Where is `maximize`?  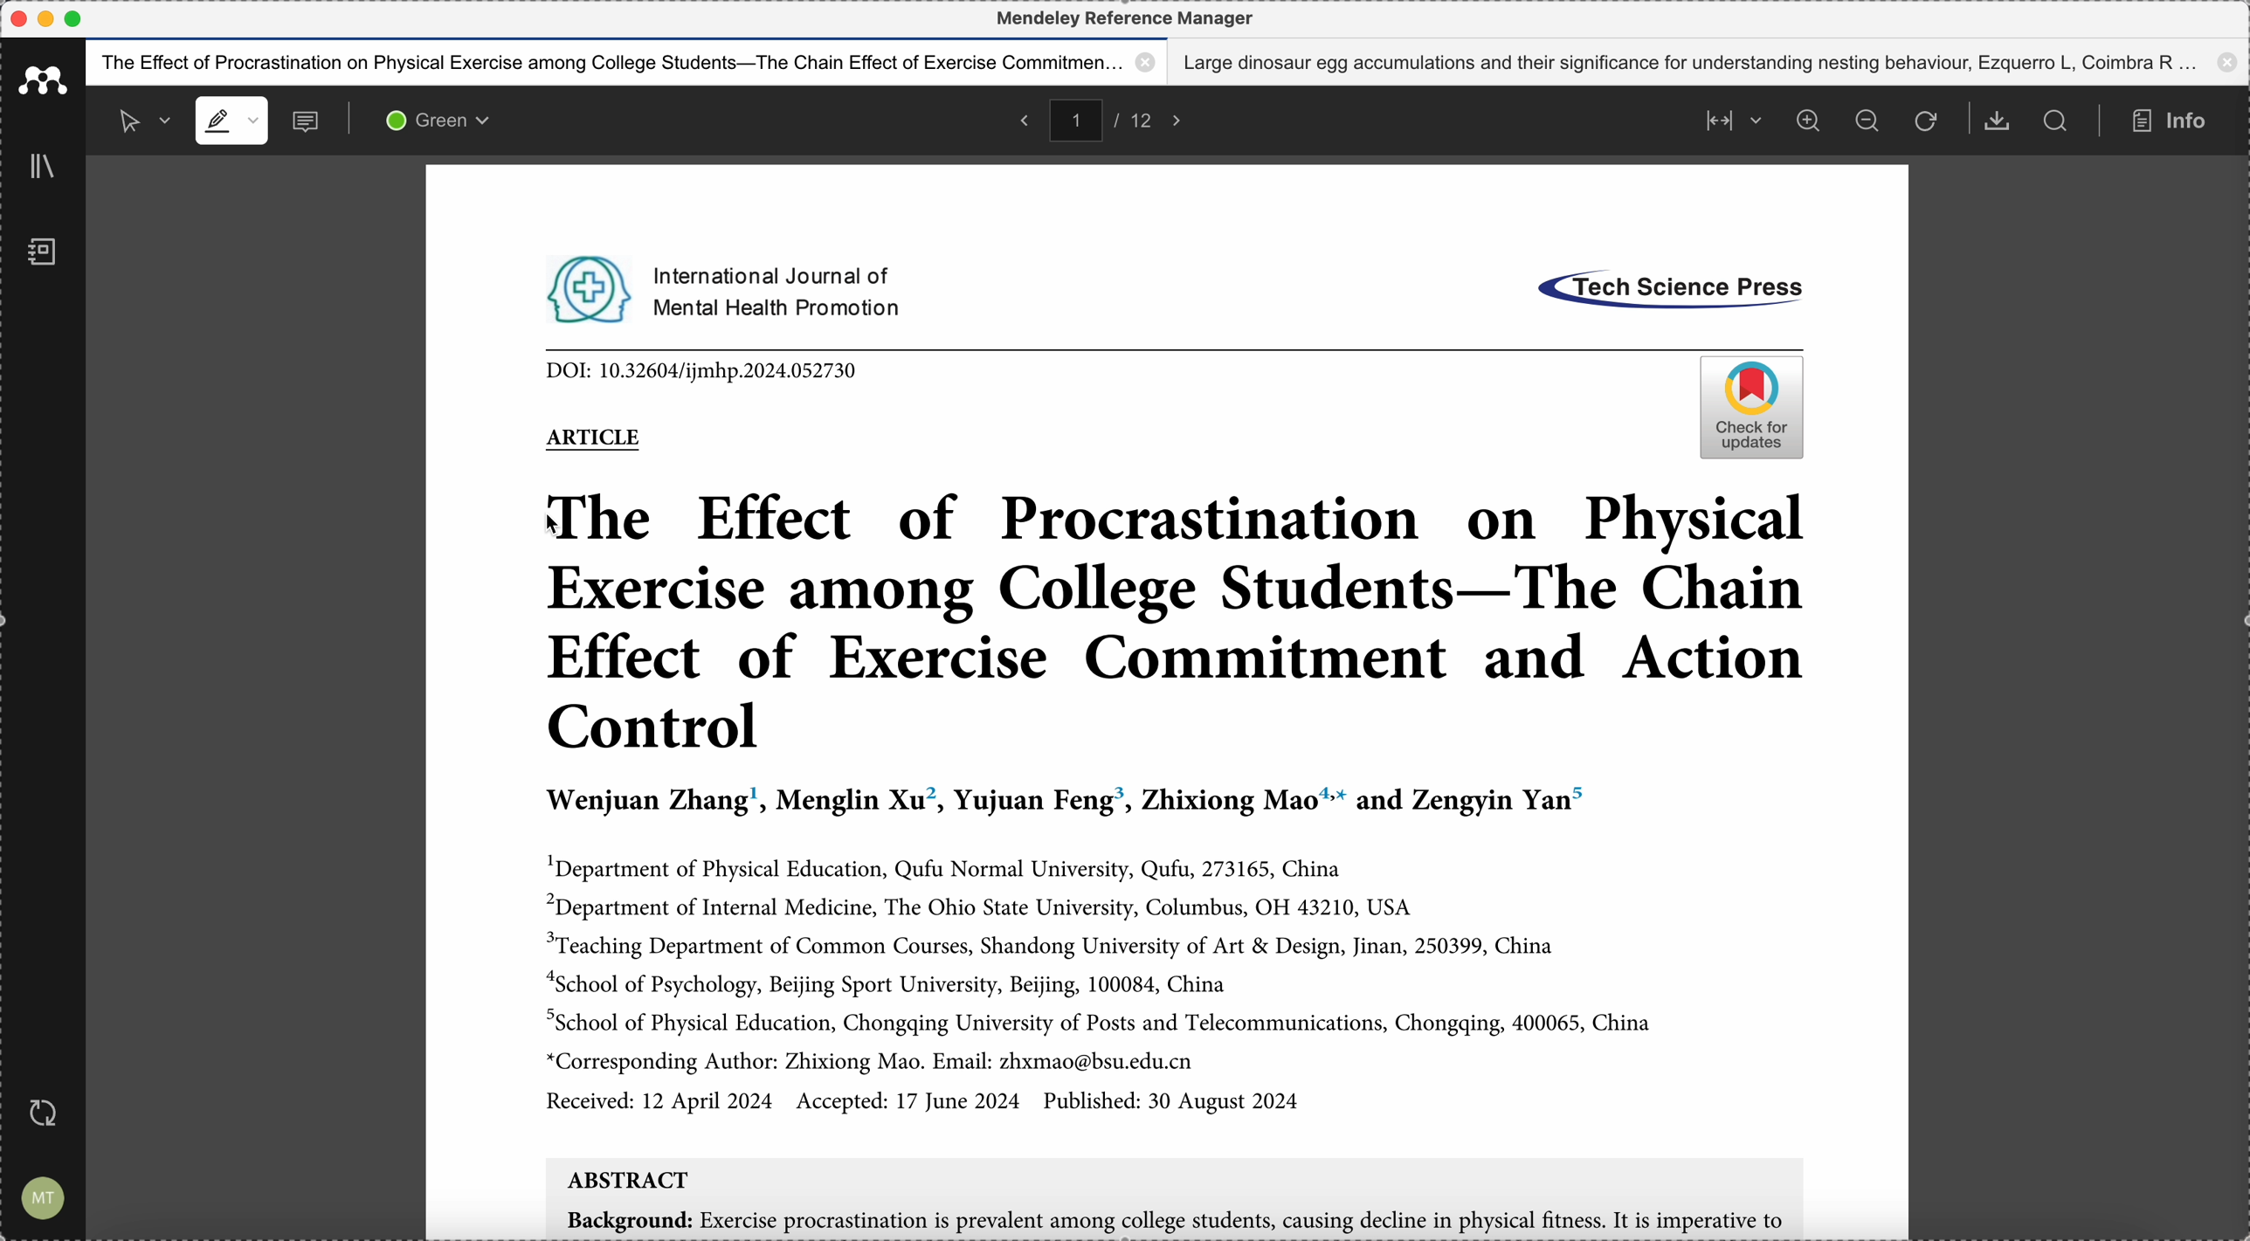
maximize is located at coordinates (75, 19).